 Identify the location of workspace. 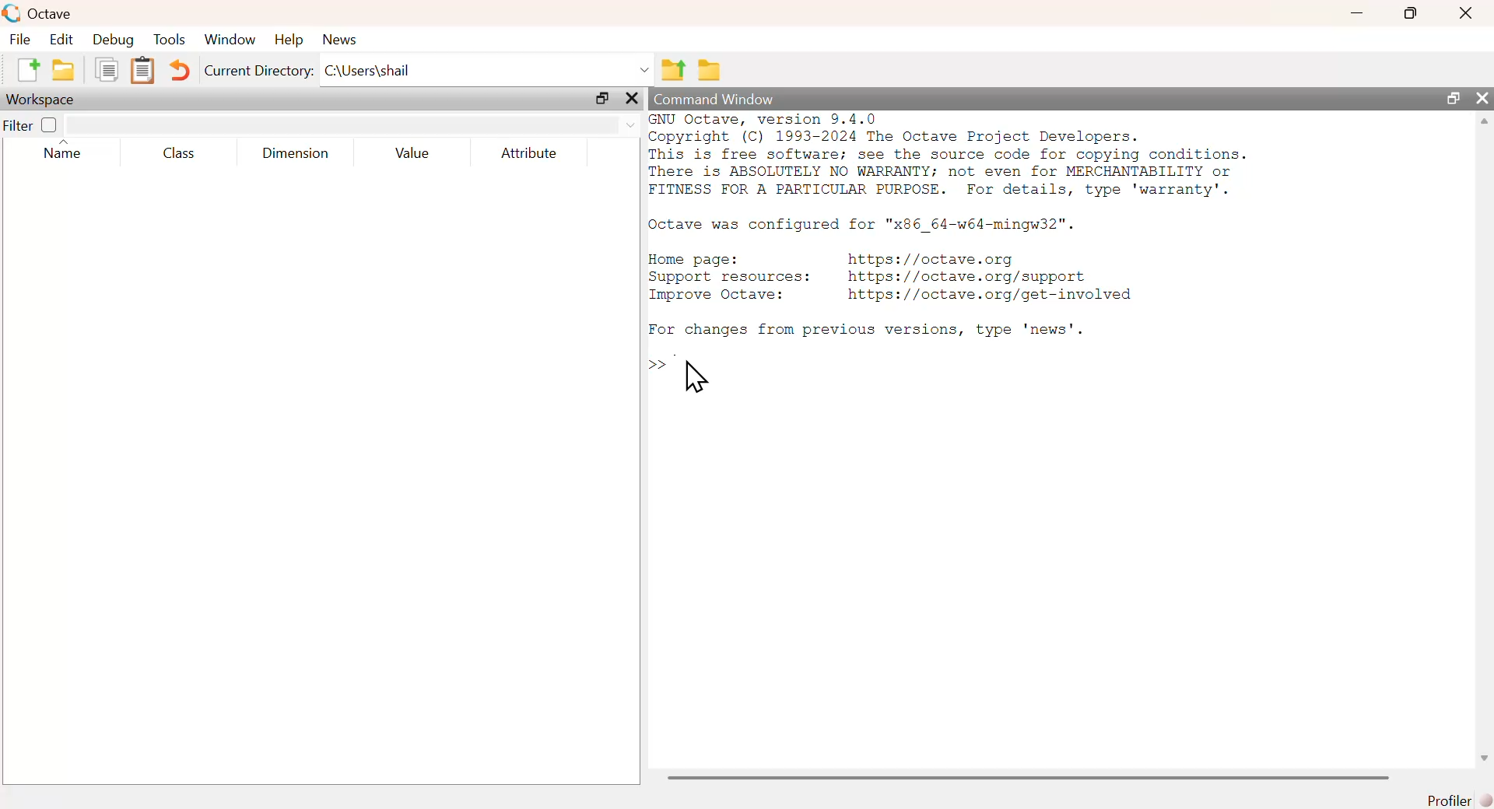
(47, 100).